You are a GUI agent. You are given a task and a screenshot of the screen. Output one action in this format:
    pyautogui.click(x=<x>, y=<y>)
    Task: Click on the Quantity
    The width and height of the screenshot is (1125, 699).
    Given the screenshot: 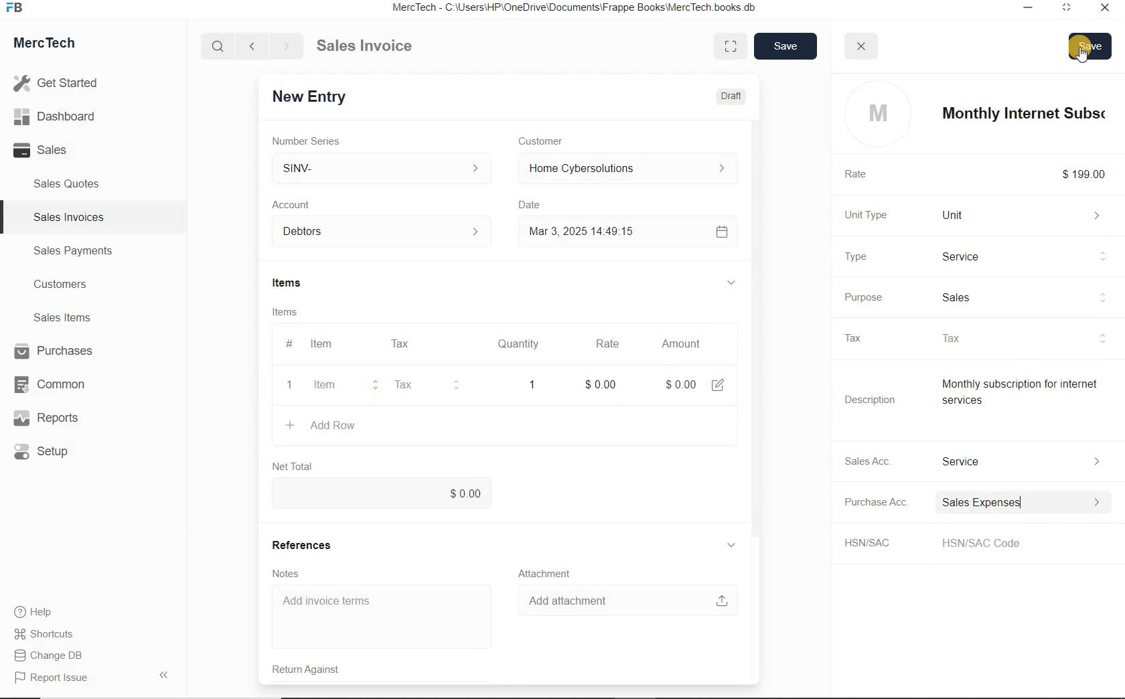 What is the action you would take?
    pyautogui.click(x=519, y=344)
    